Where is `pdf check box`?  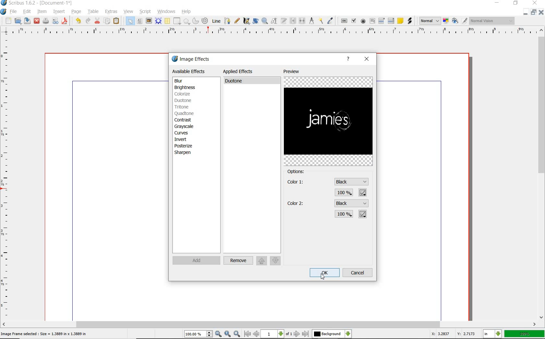
pdf check box is located at coordinates (354, 21).